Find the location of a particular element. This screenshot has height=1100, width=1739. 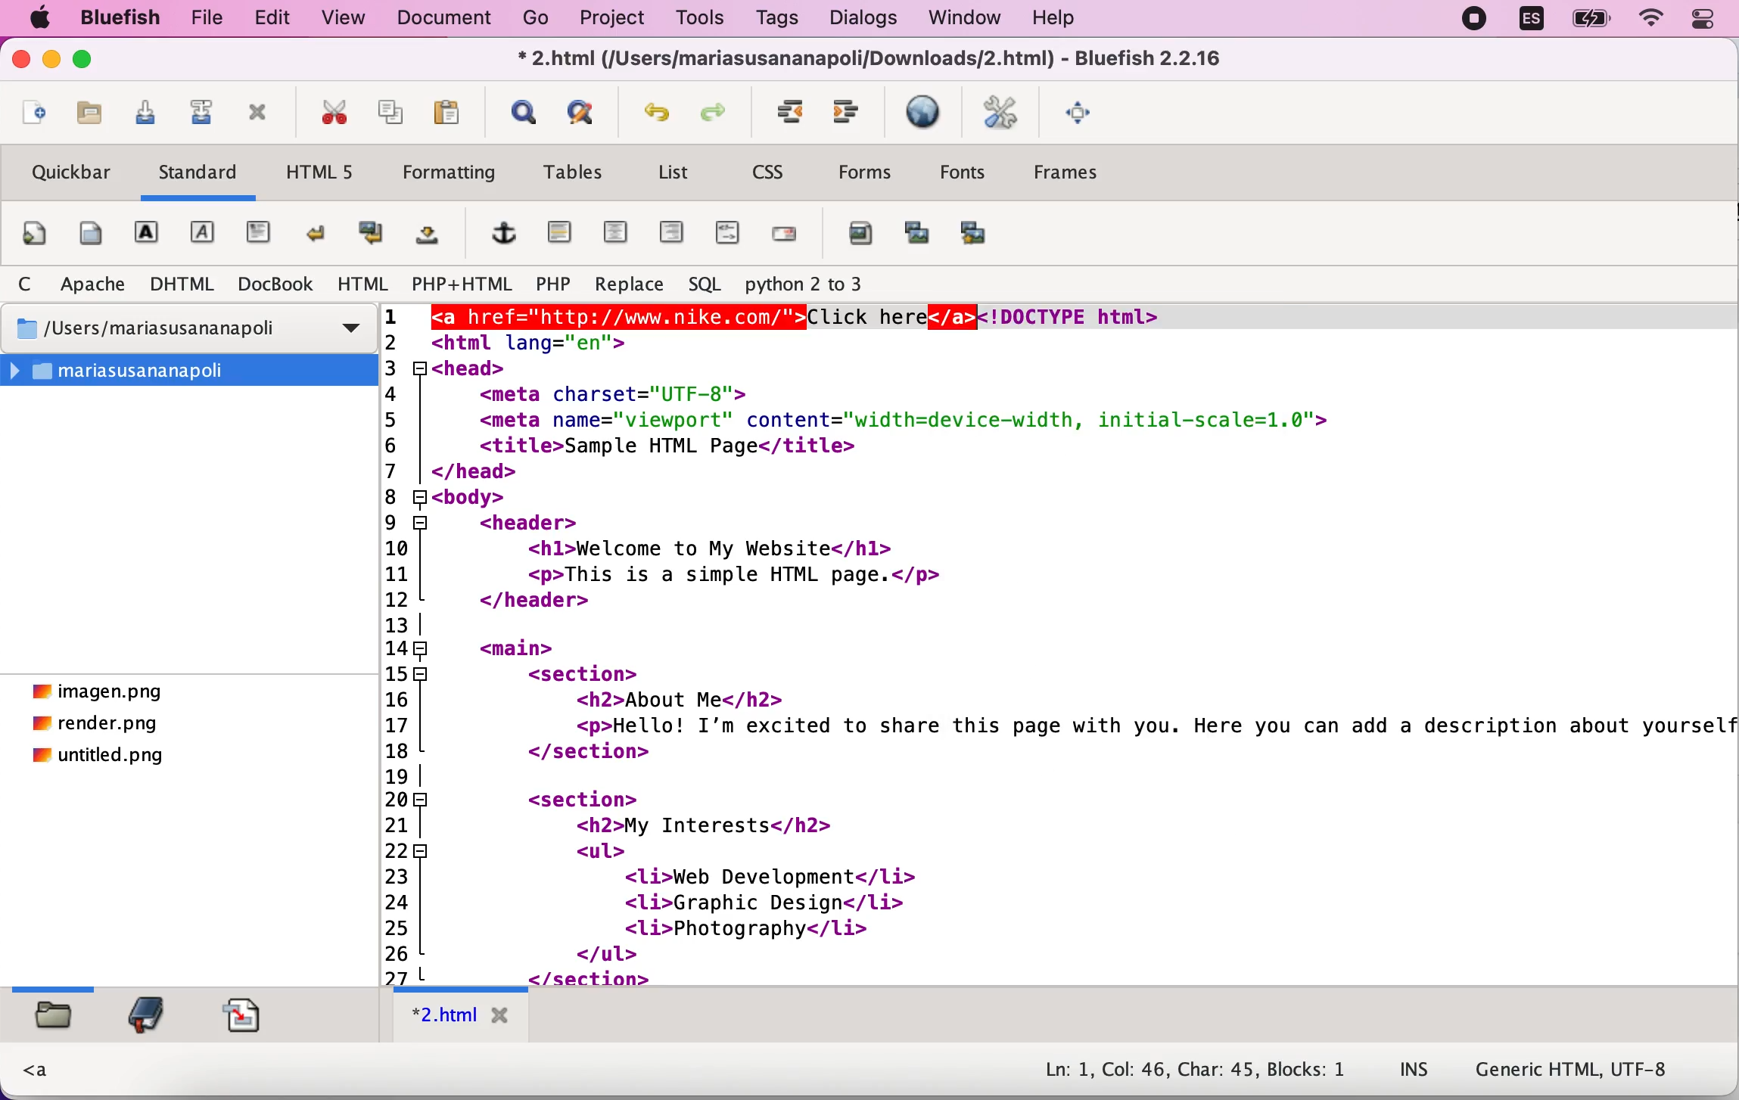

bookmark is located at coordinates (145, 1016).